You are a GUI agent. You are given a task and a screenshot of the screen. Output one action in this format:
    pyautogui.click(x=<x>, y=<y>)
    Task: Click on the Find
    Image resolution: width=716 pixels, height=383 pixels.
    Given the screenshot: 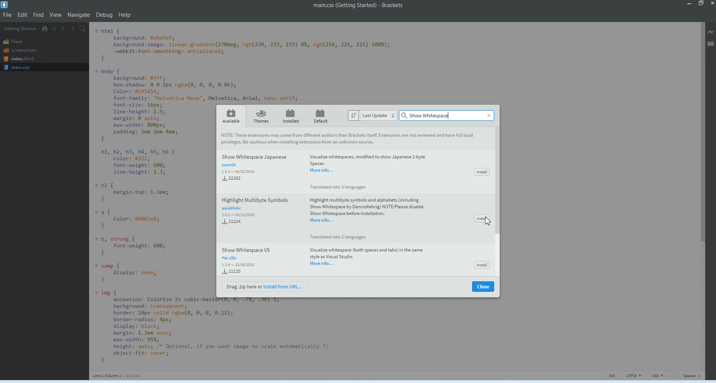 What is the action you would take?
    pyautogui.click(x=39, y=15)
    